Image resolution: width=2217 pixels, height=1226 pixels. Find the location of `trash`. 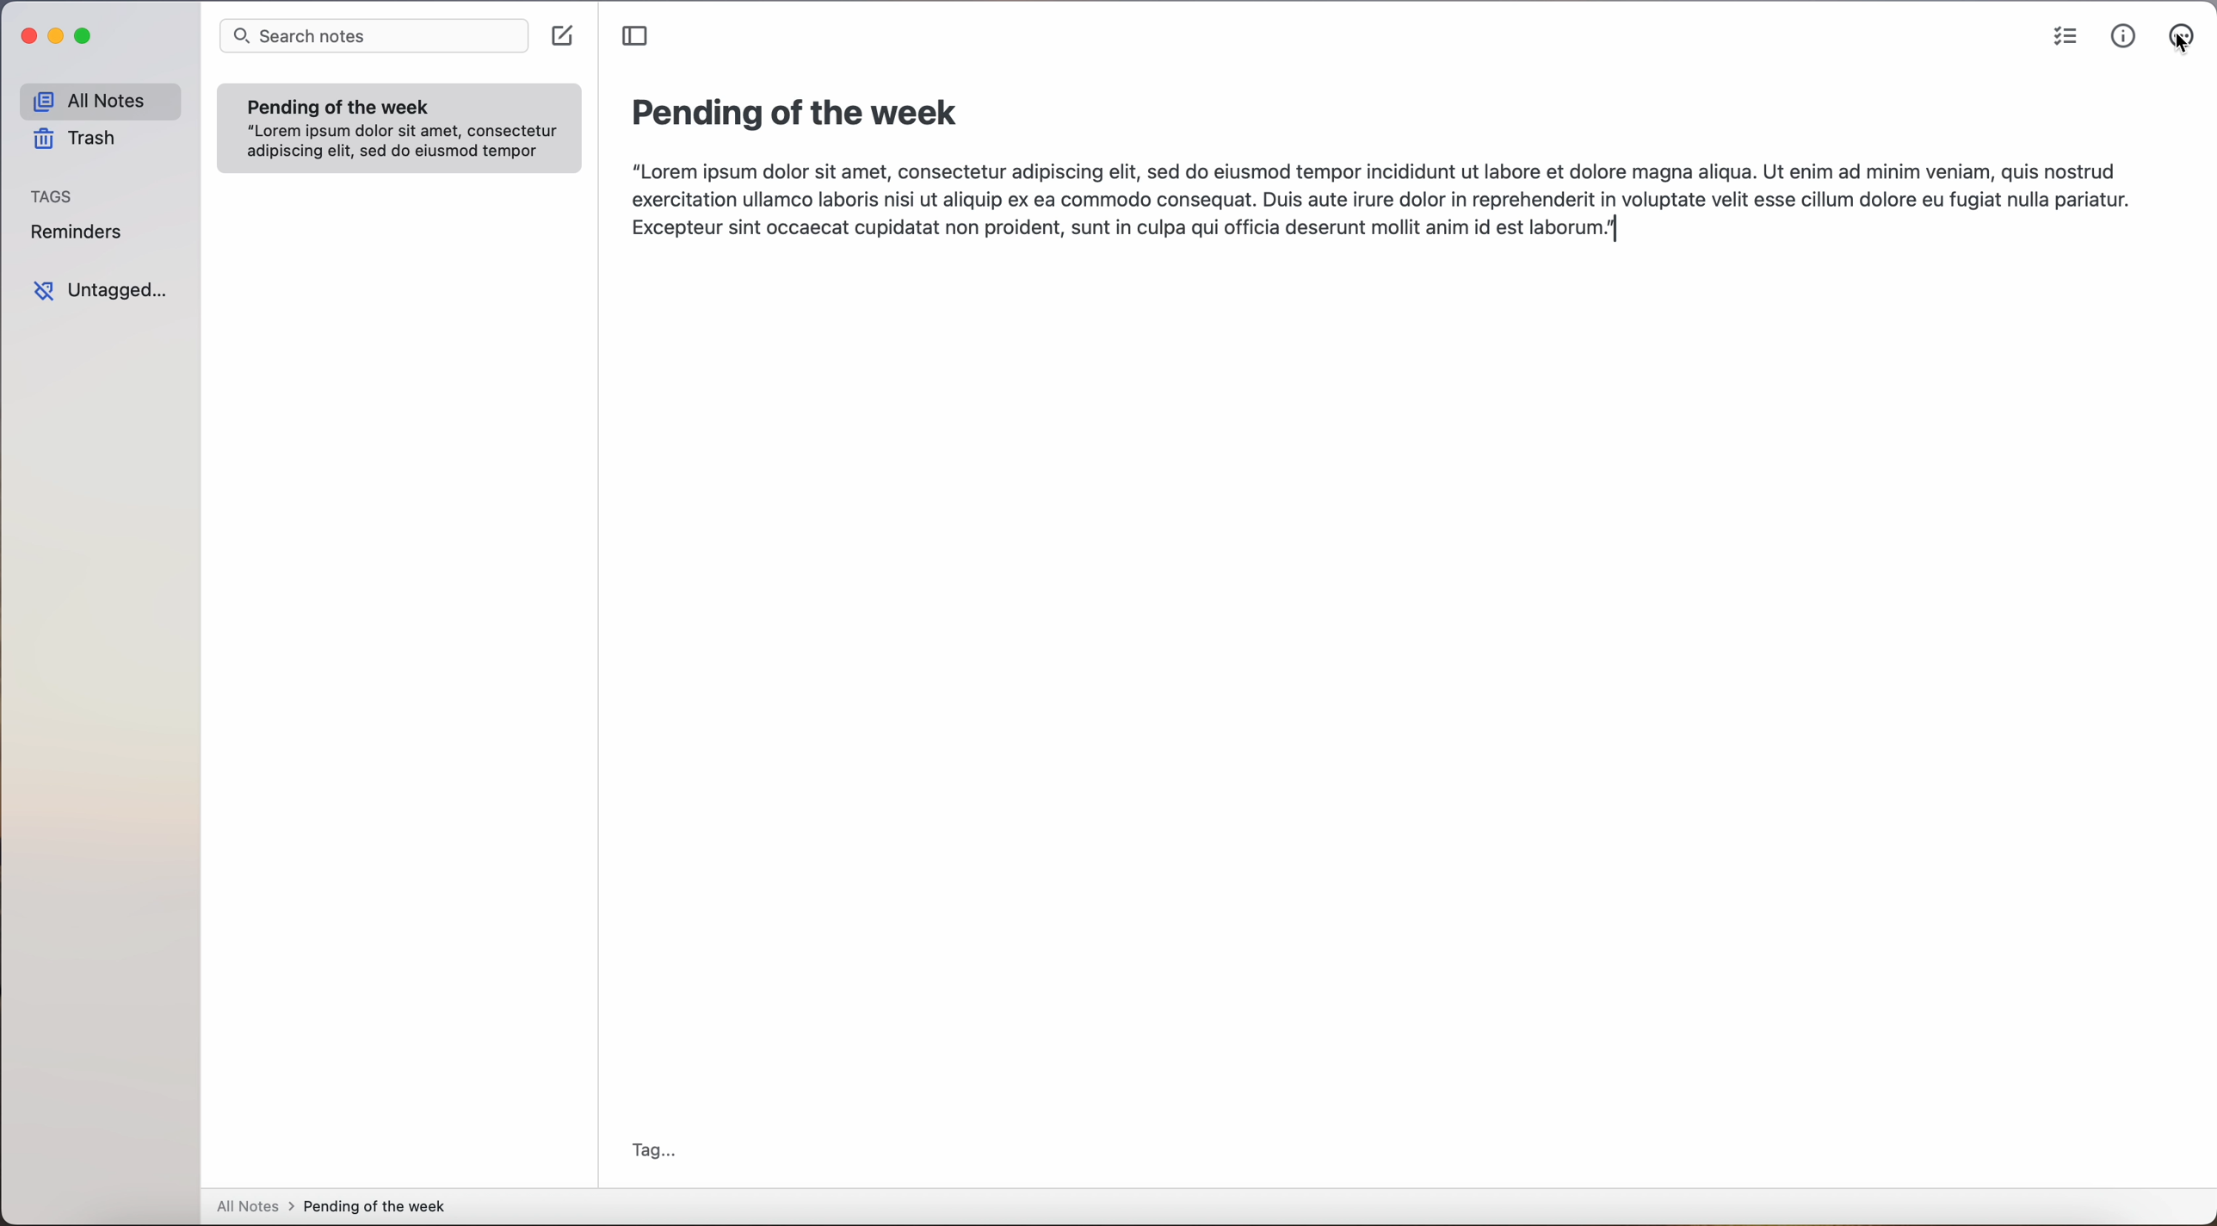

trash is located at coordinates (79, 142).